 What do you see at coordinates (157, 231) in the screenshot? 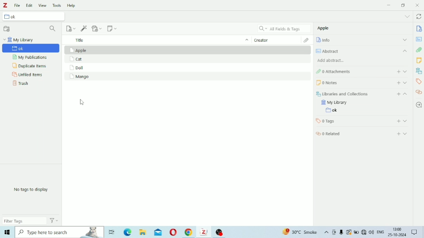
I see `` at bounding box center [157, 231].